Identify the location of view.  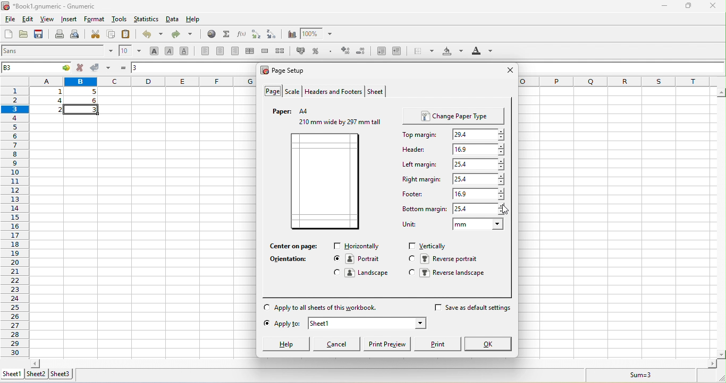
(48, 20).